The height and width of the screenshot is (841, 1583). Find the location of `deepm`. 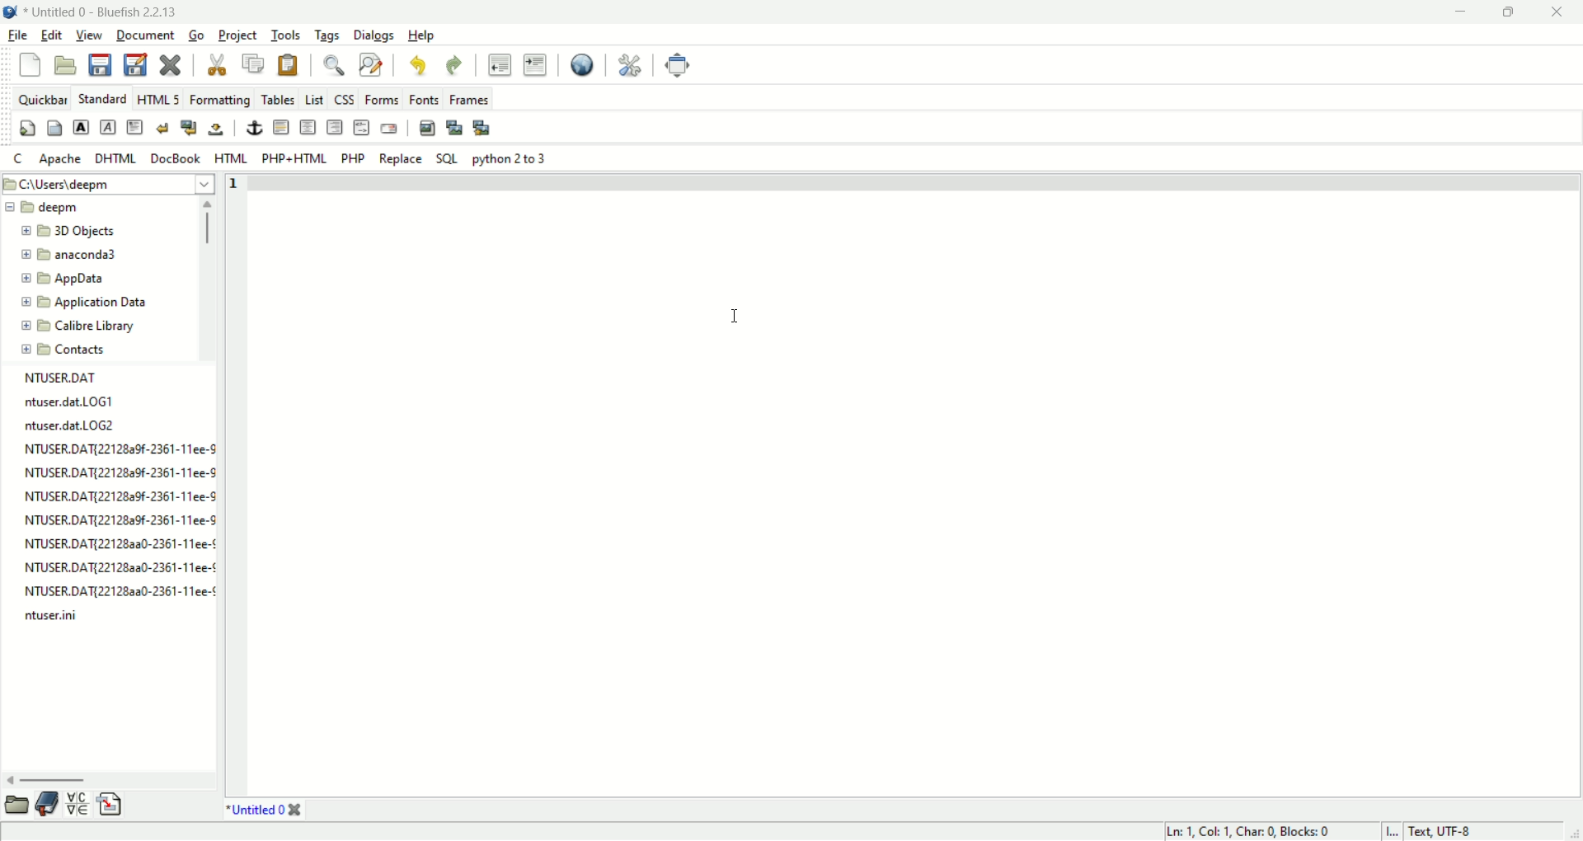

deepm is located at coordinates (58, 209).